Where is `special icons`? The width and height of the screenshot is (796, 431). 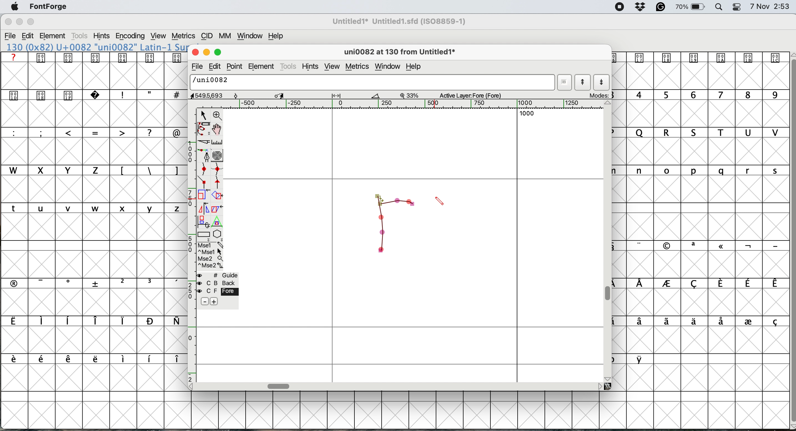 special icons is located at coordinates (57, 94).